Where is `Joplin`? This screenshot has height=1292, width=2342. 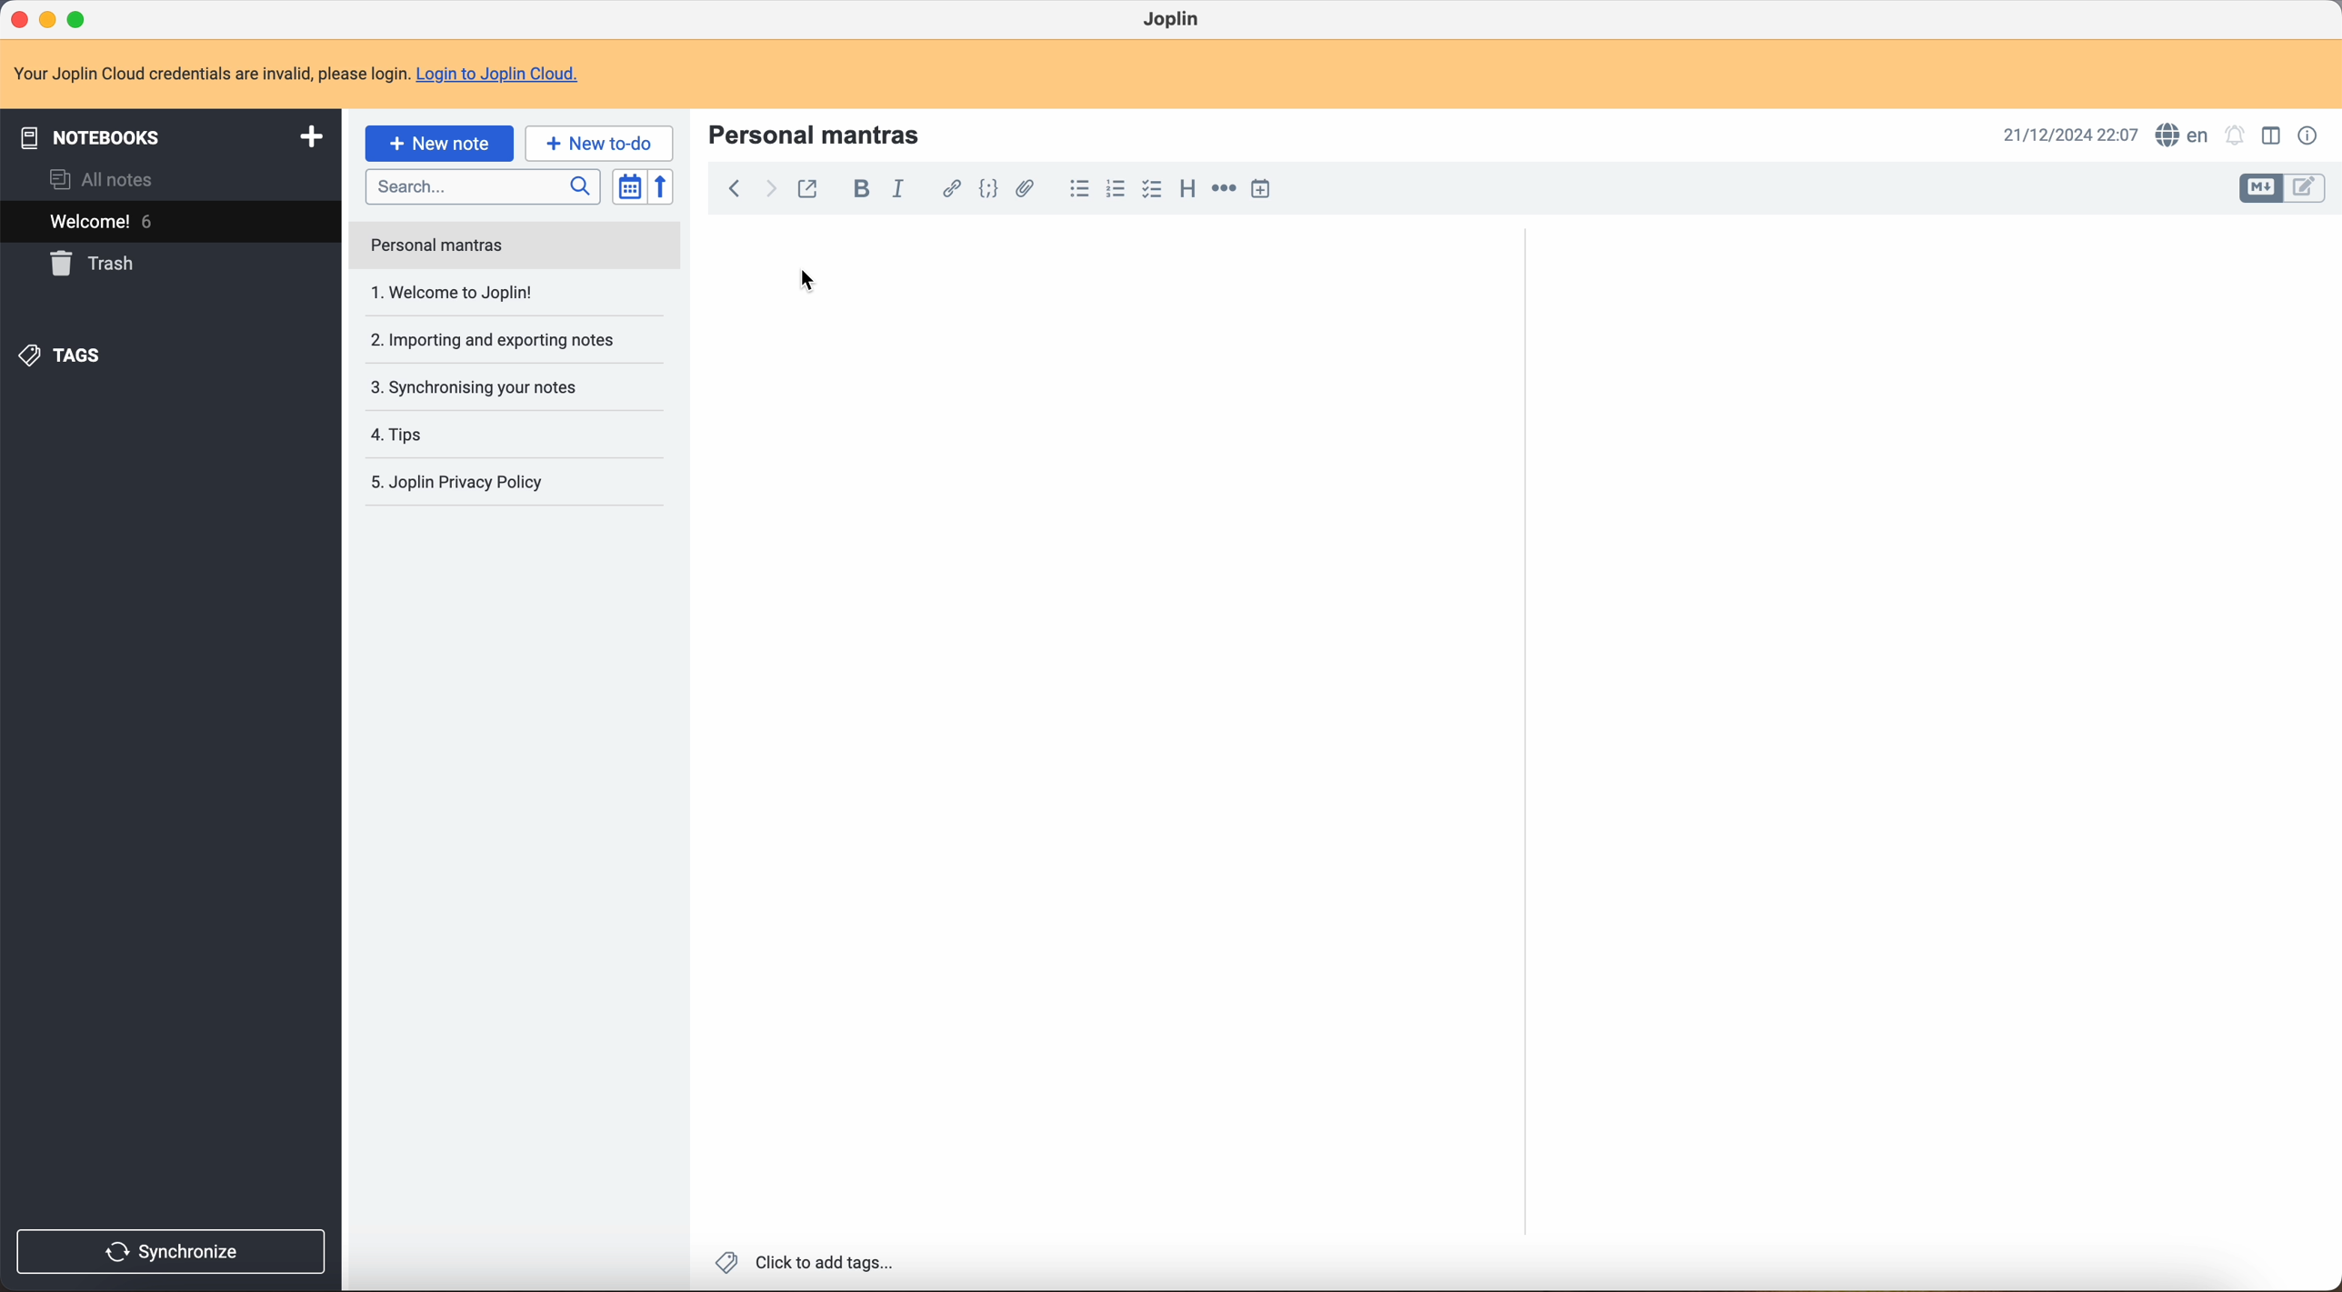
Joplin is located at coordinates (1174, 18).